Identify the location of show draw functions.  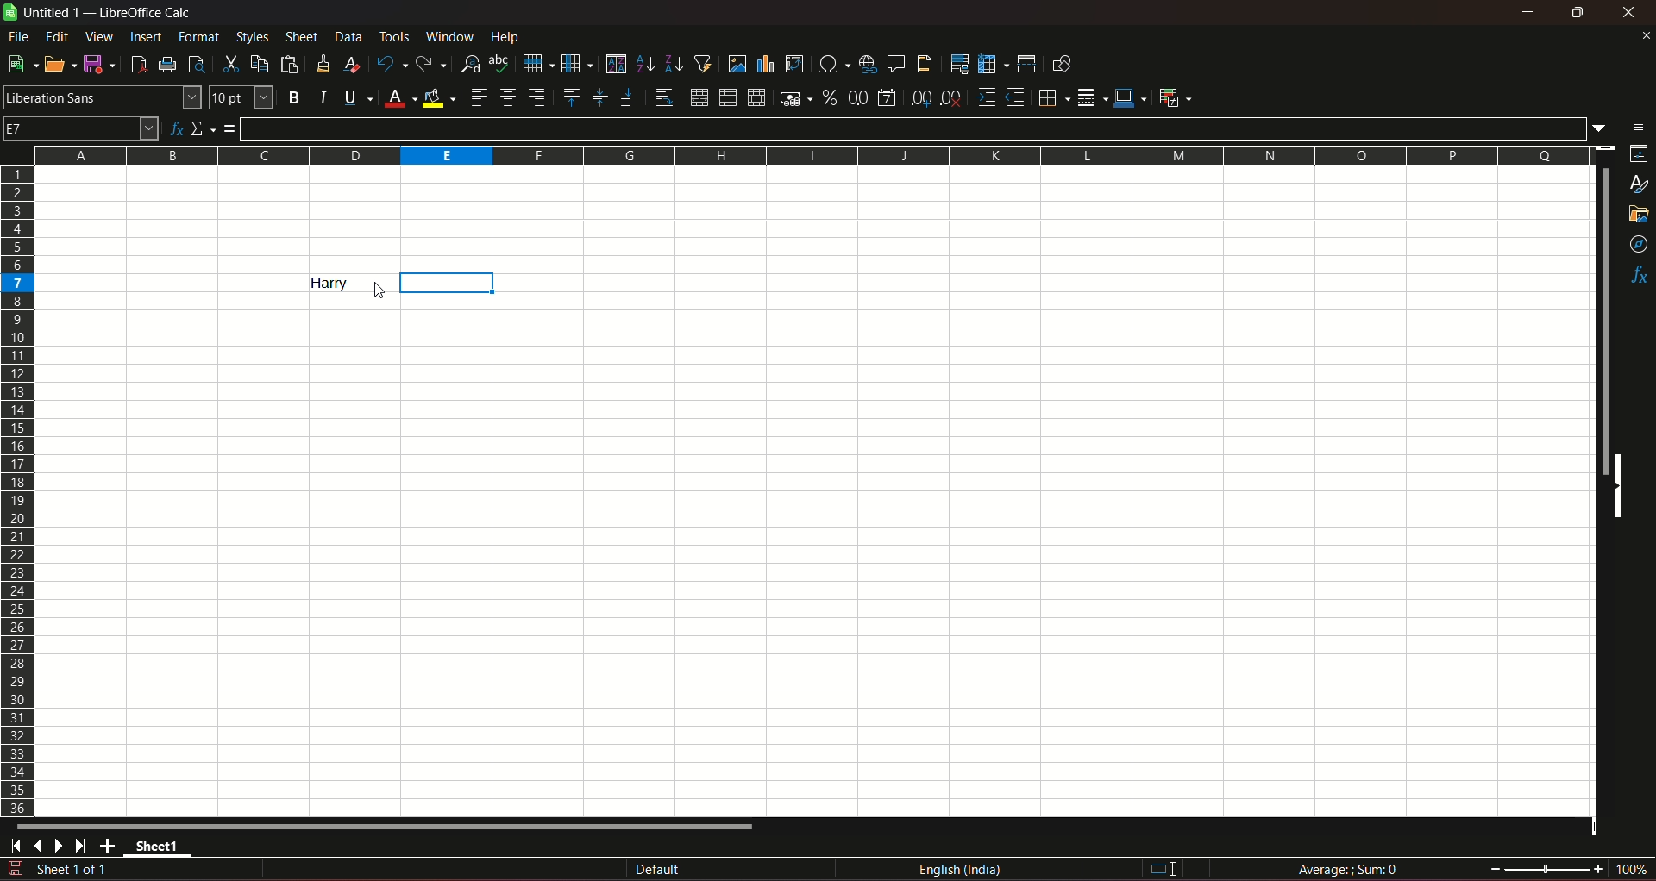
(1062, 63).